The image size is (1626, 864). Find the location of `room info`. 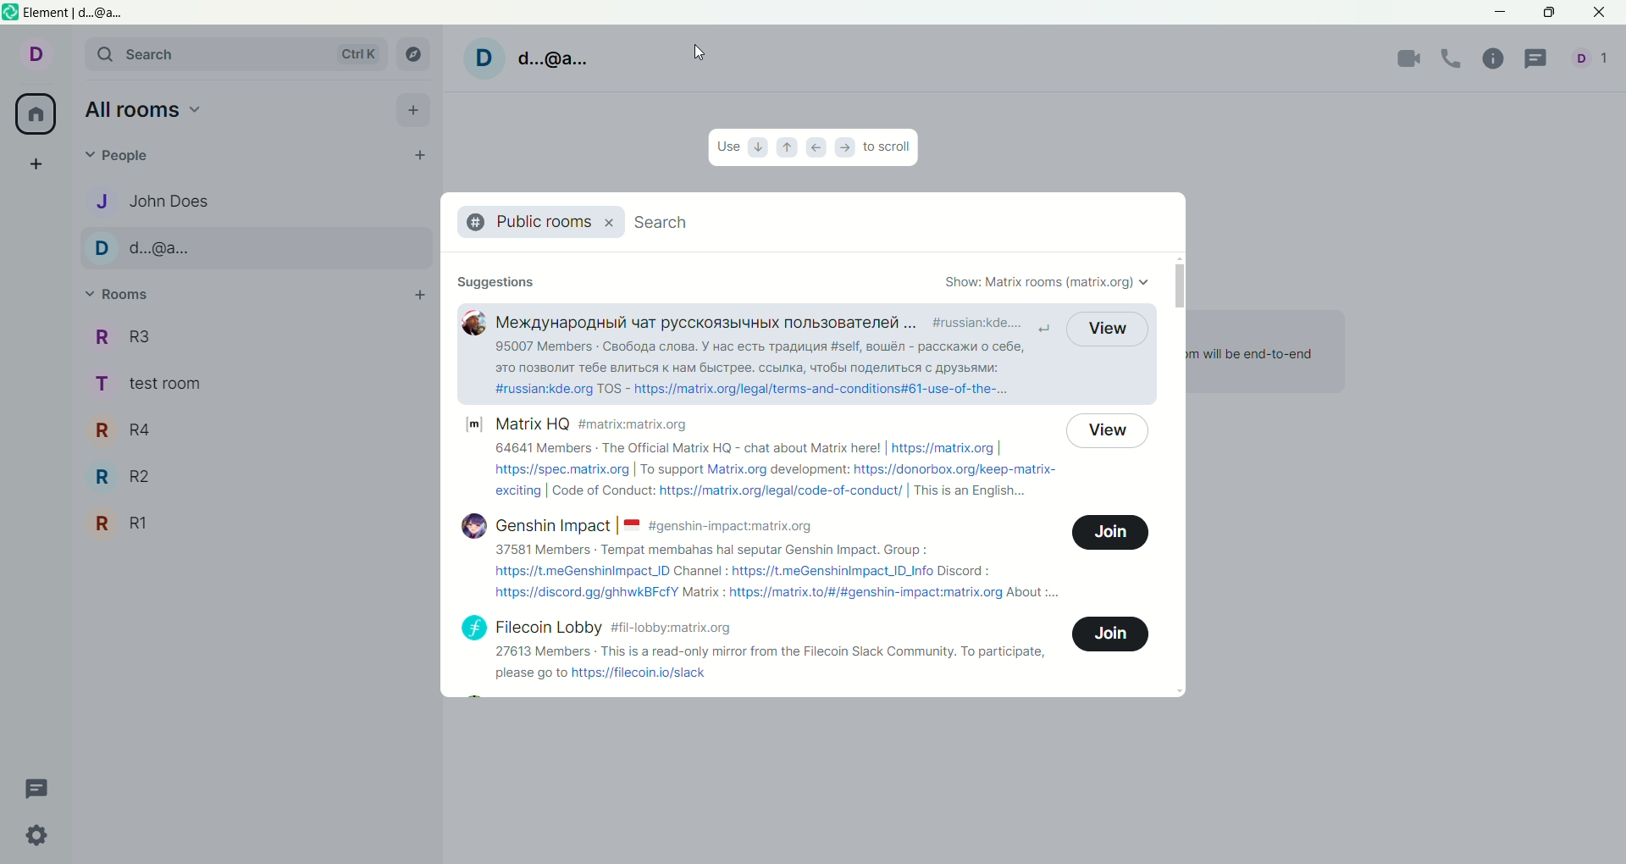

room info is located at coordinates (1491, 60).